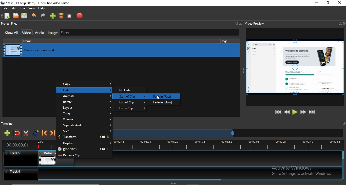 This screenshot has height=185, width=346. What do you see at coordinates (133, 103) in the screenshot?
I see `end of clip` at bounding box center [133, 103].